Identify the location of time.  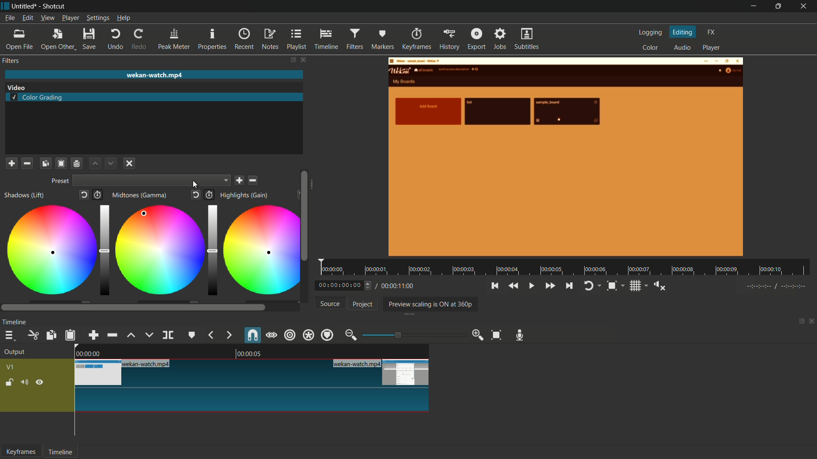
(567, 268).